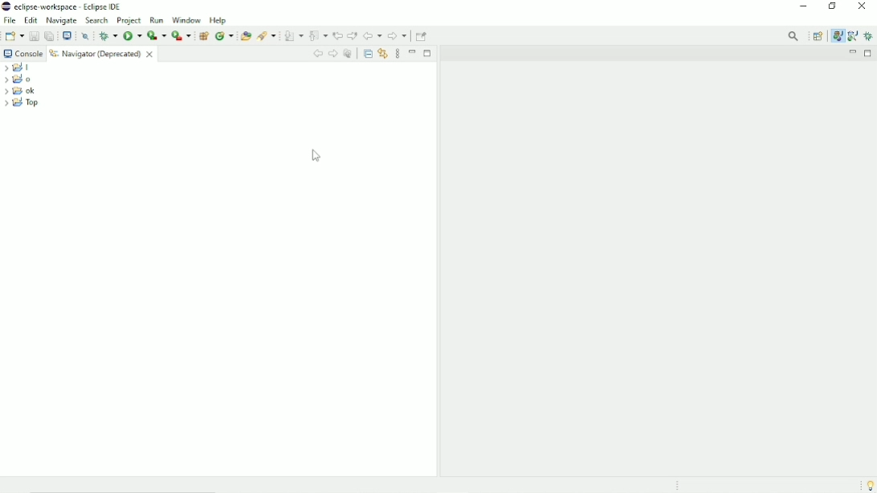 Image resolution: width=877 pixels, height=493 pixels. Describe the element at coordinates (868, 485) in the screenshot. I see `Tip` at that location.